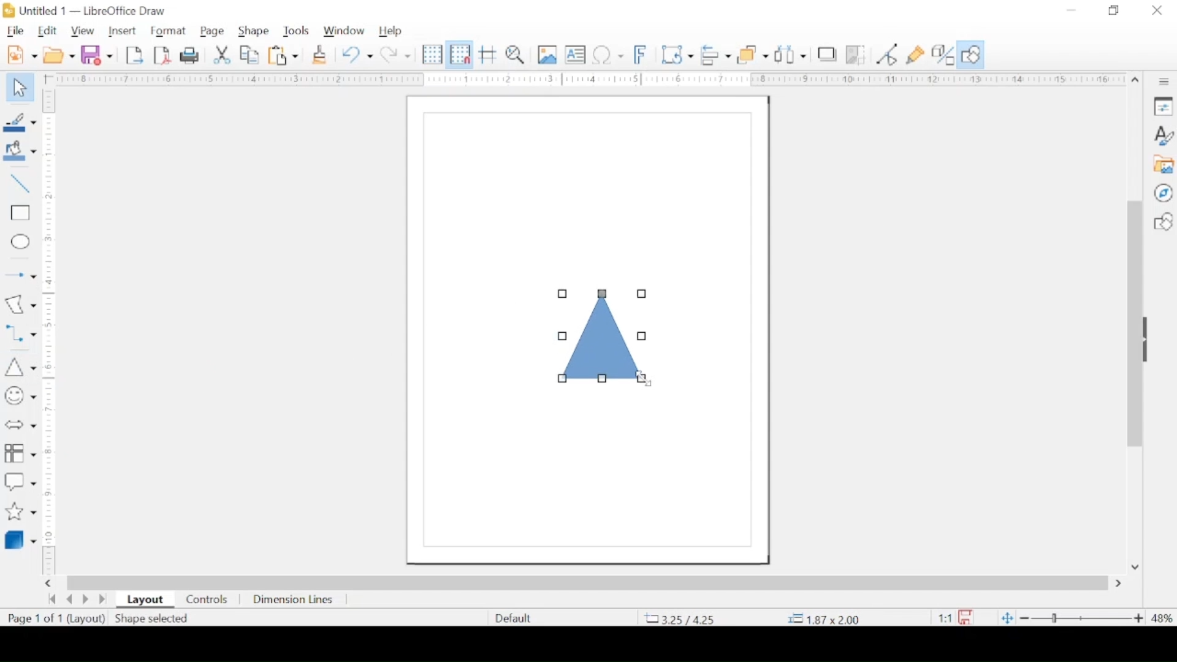 The image size is (1177, 662). What do you see at coordinates (253, 29) in the screenshot?
I see `shape` at bounding box center [253, 29].